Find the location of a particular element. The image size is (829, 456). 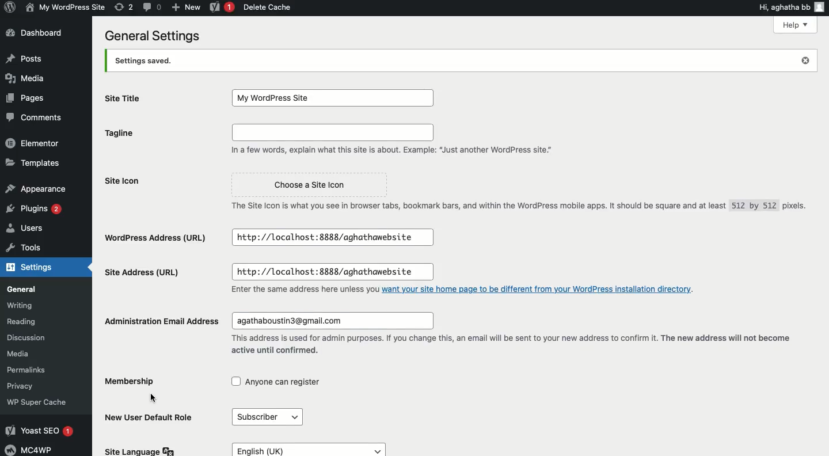

Templates is located at coordinates (35, 162).